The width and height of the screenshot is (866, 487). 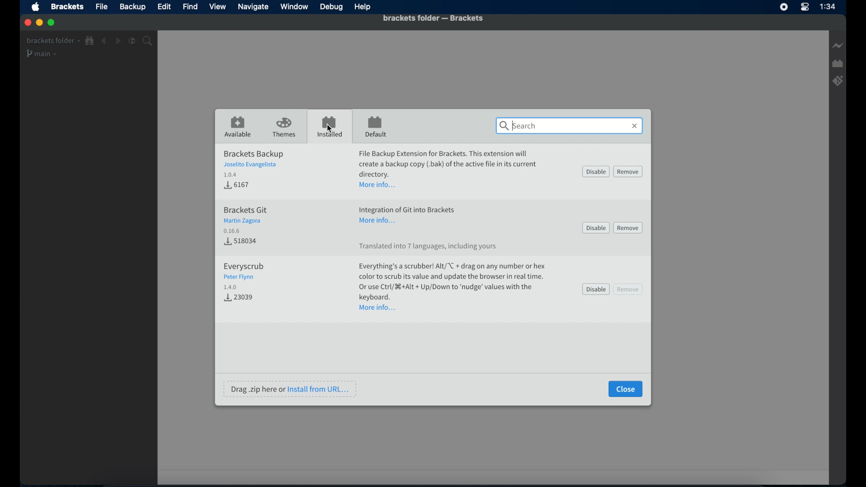 I want to click on remove, so click(x=628, y=289).